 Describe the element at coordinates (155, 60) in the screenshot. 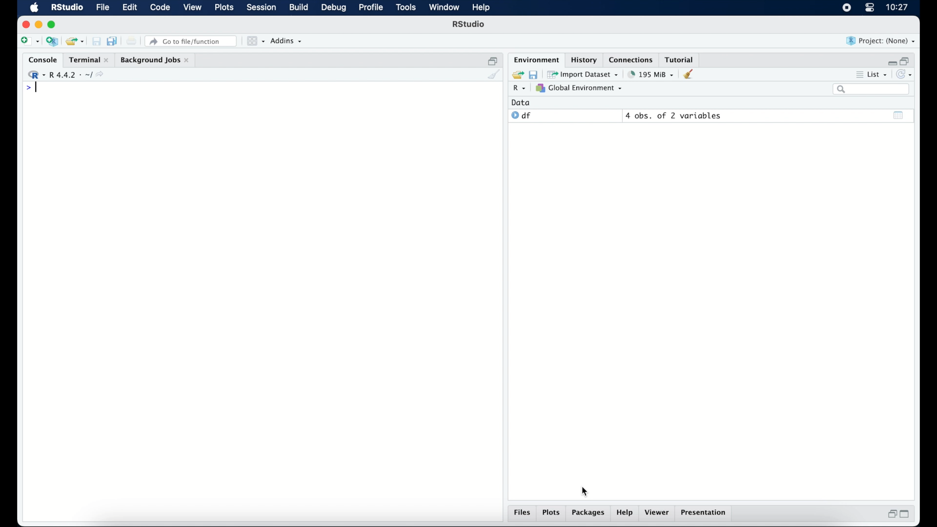

I see `background jobs` at that location.